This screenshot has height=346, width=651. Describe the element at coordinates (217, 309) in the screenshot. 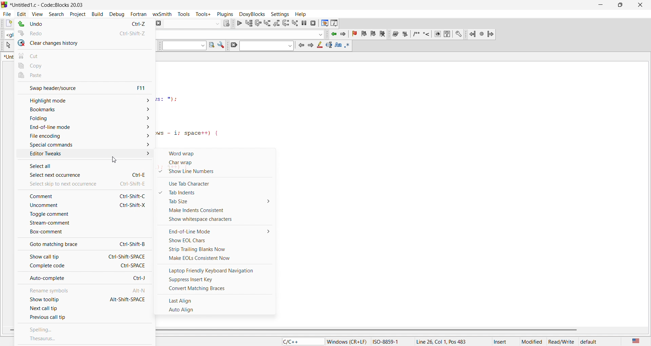

I see `auto align` at that location.